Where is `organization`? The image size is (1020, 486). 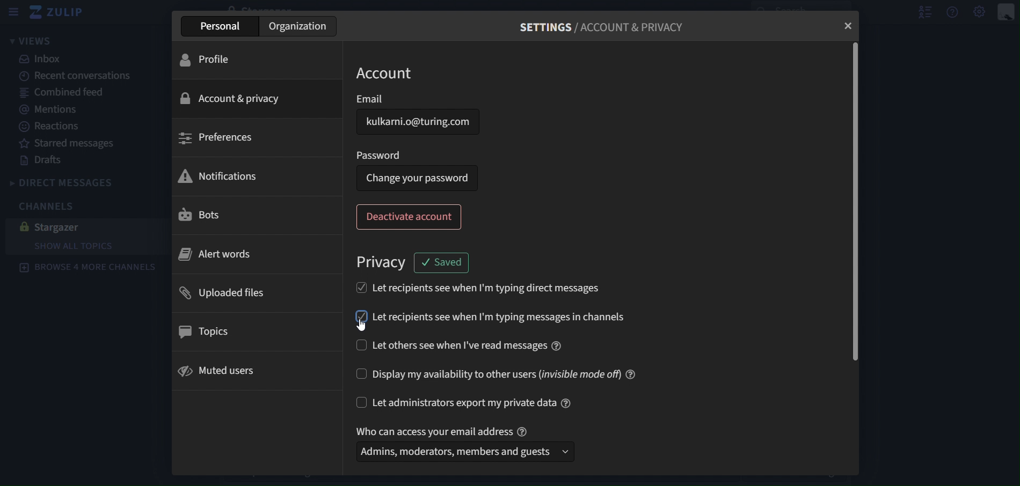 organization is located at coordinates (298, 25).